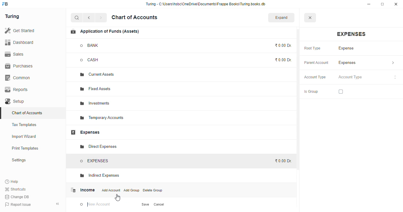 The image size is (403, 212). Describe the element at coordinates (12, 181) in the screenshot. I see `help` at that location.